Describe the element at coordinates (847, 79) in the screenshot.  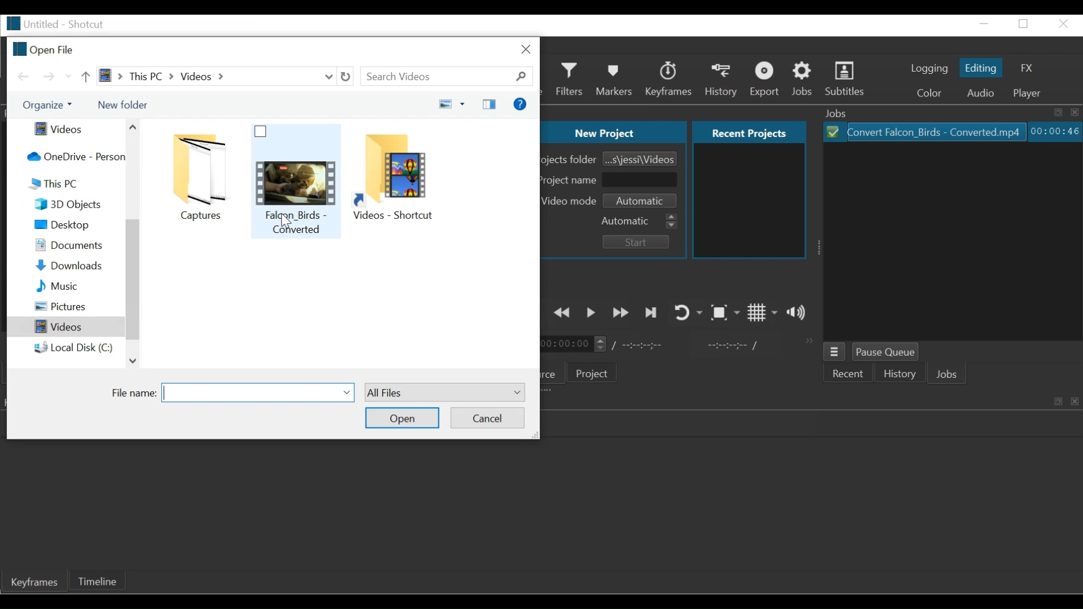
I see `Subtitles` at that location.